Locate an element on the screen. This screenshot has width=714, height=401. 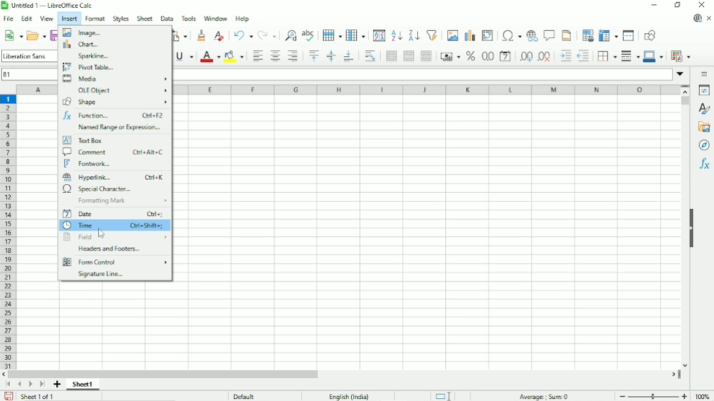
Tools is located at coordinates (188, 18).